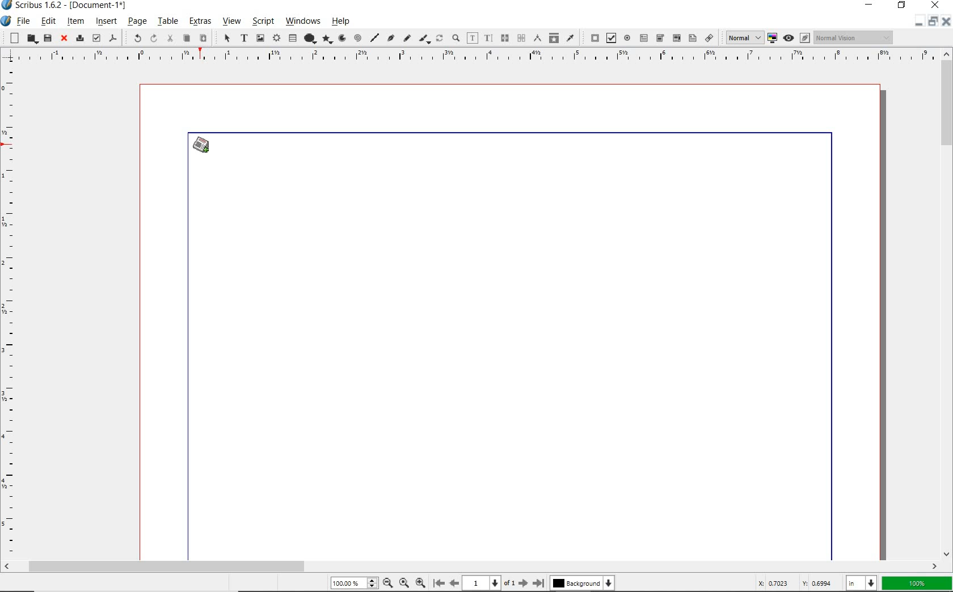  I want to click on Vertical Margin, so click(10, 312).